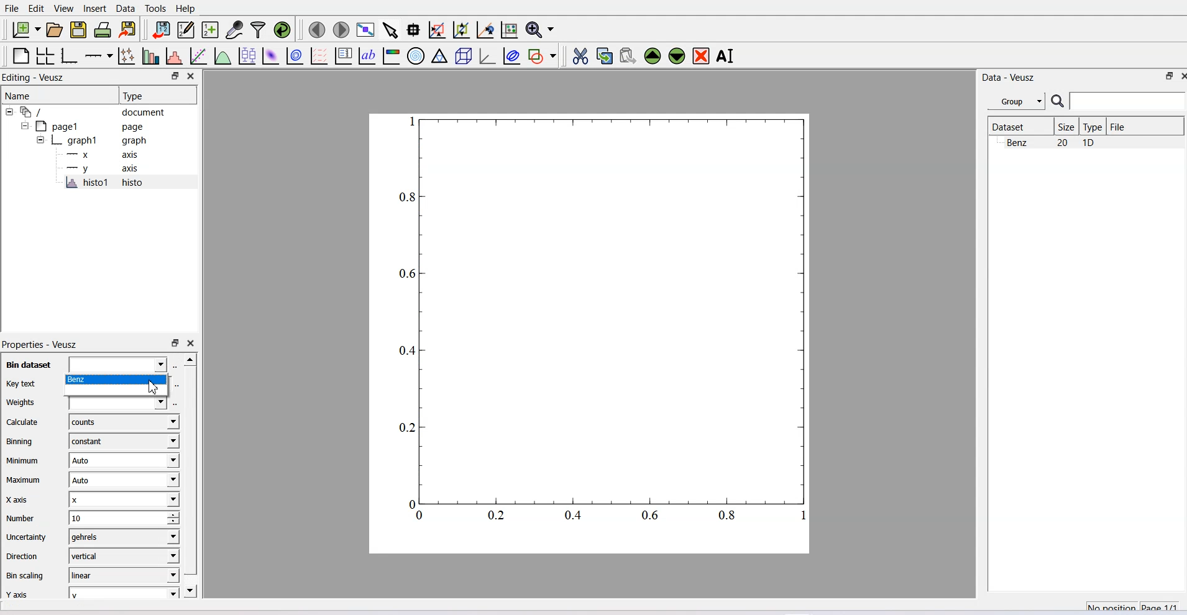 The image size is (1187, 615). Describe the element at coordinates (438, 30) in the screenshot. I see `Draw rectangle to zoom graph axes` at that location.